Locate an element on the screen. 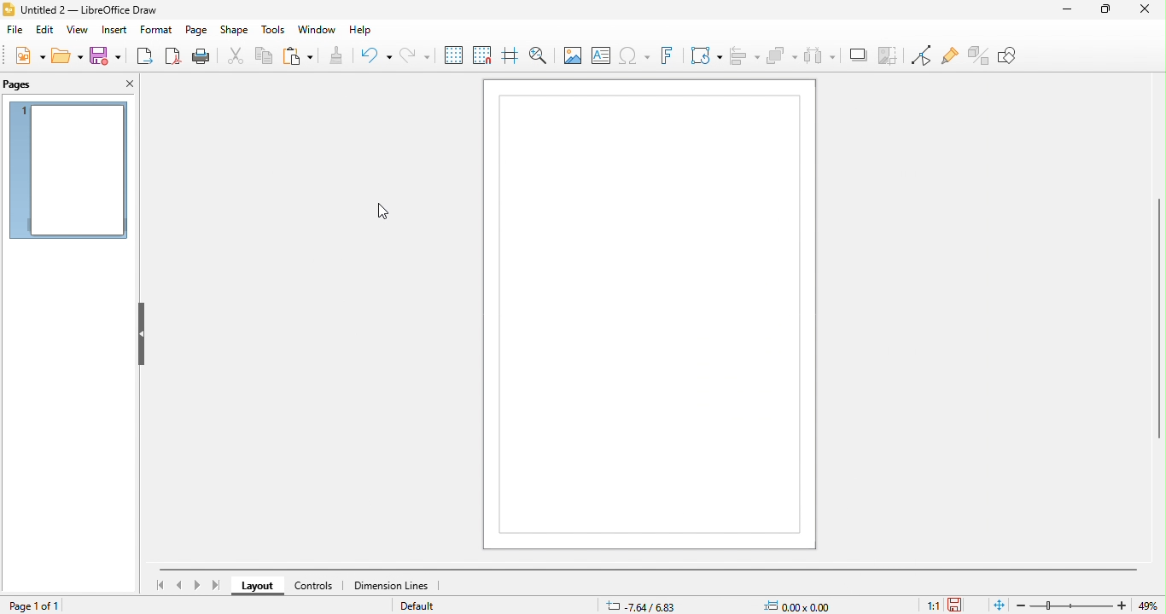 Image resolution: width=1166 pixels, height=614 pixels. undo is located at coordinates (375, 56).